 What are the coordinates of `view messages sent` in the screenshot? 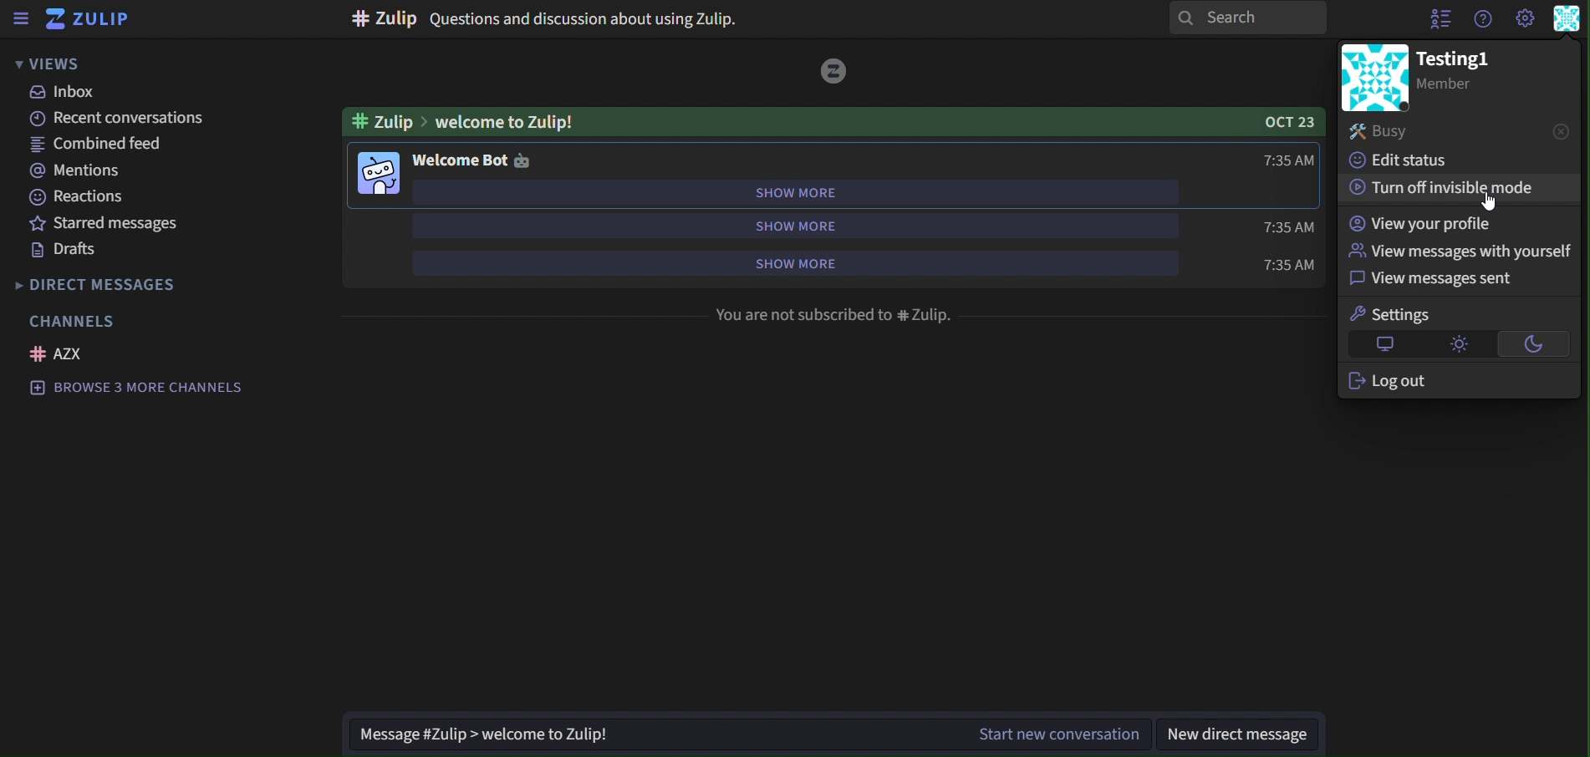 It's located at (1450, 278).